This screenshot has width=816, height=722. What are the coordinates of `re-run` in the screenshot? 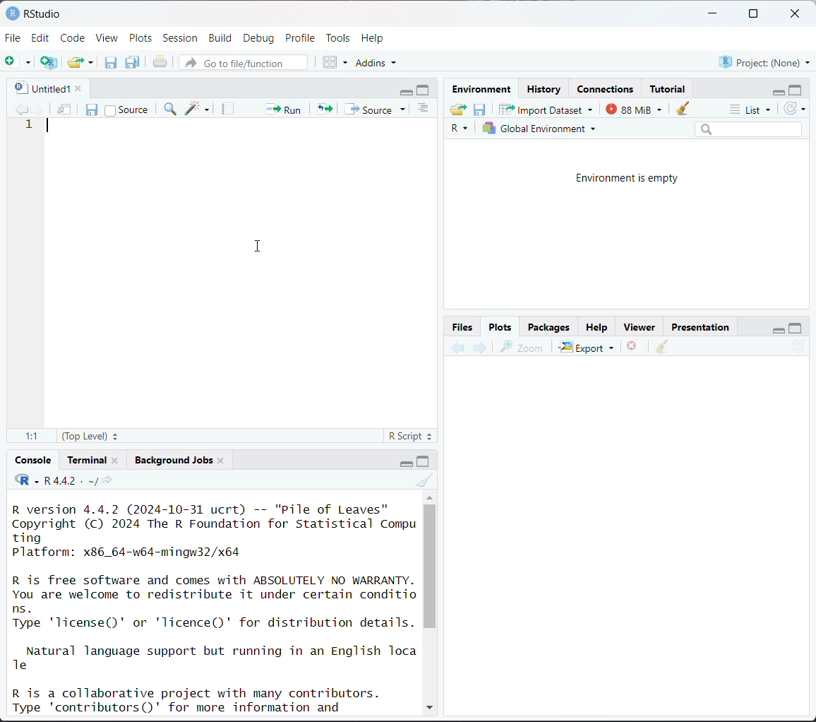 It's located at (323, 108).